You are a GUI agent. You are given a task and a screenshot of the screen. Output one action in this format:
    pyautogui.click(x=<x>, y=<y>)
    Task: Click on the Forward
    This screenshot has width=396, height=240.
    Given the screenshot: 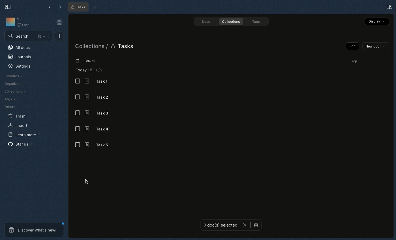 What is the action you would take?
    pyautogui.click(x=61, y=7)
    